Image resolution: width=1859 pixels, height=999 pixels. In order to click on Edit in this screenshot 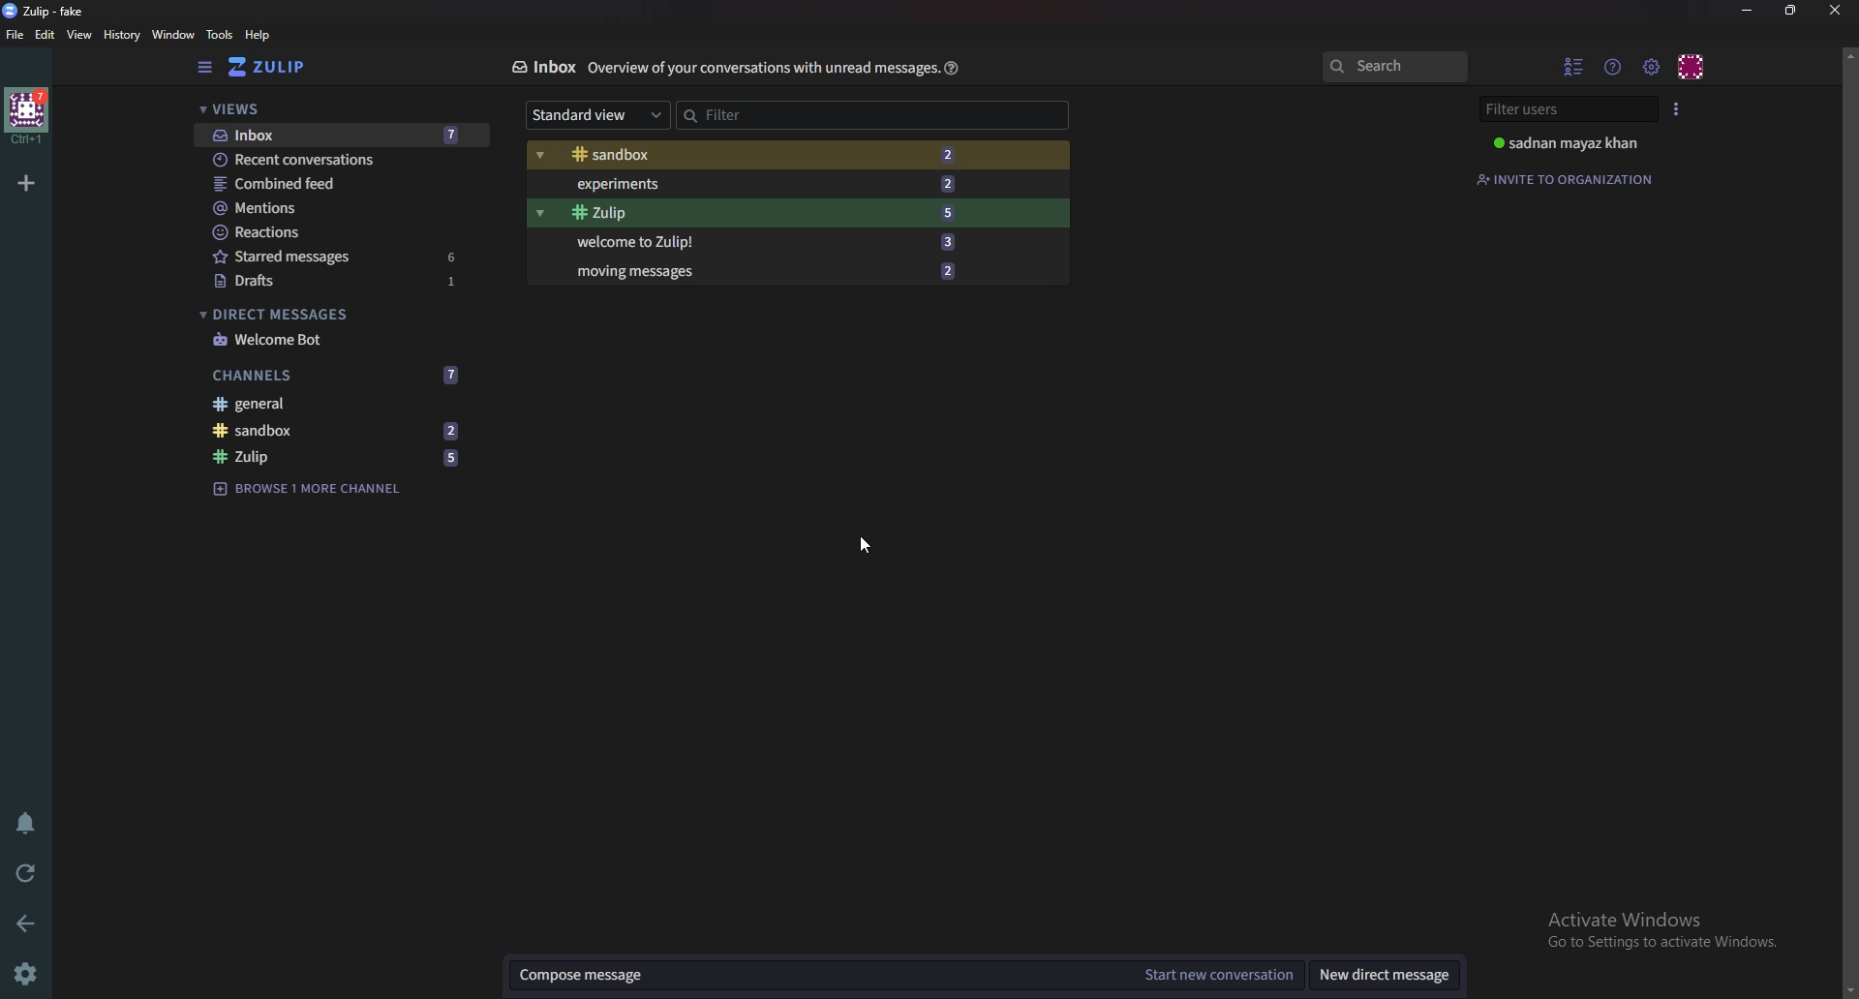, I will do `click(46, 38)`.